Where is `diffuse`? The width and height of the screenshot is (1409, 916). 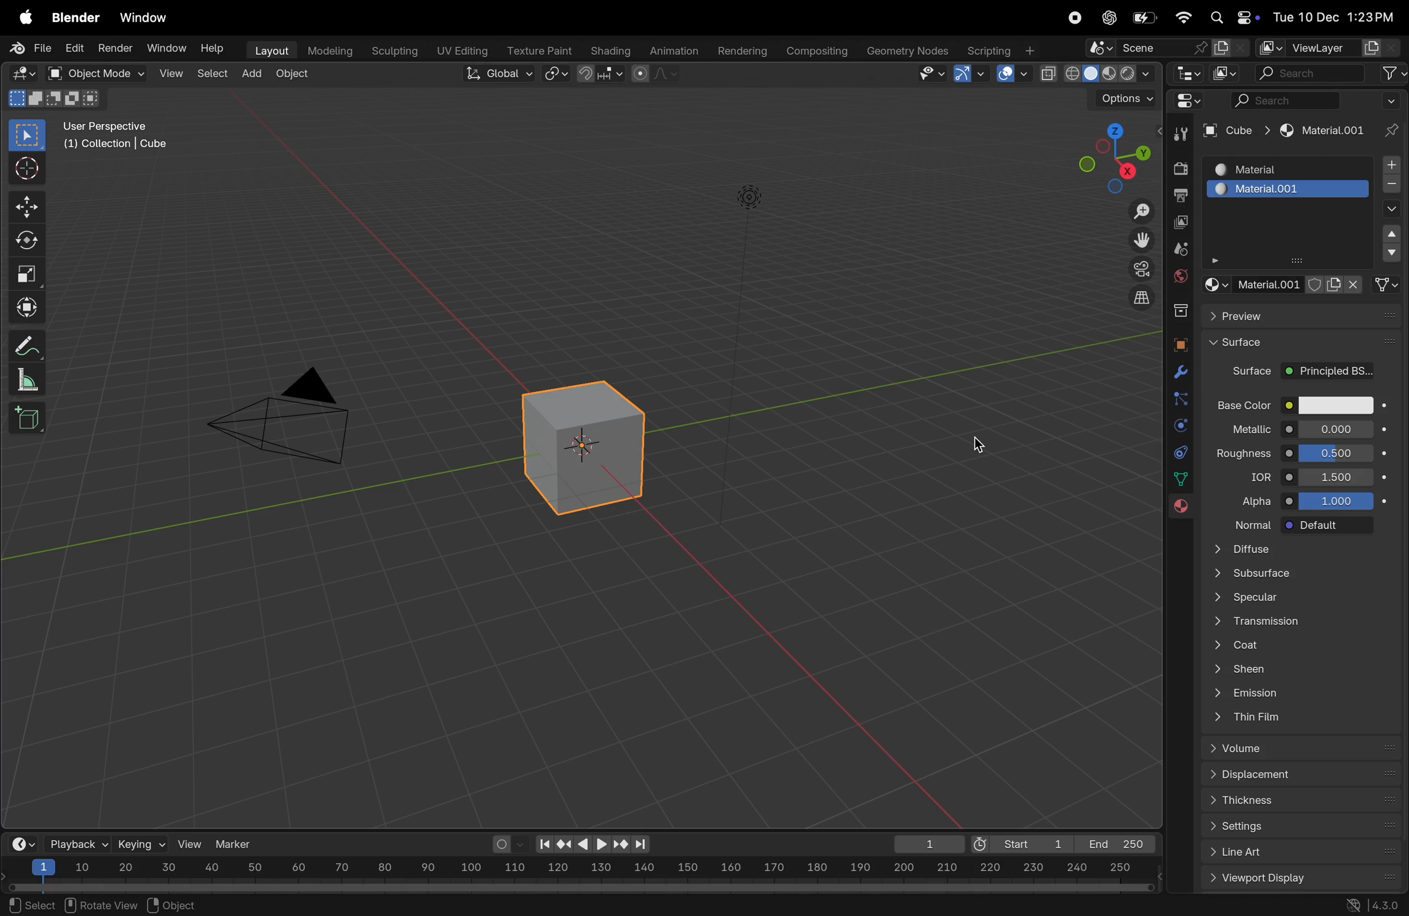 diffuse is located at coordinates (1304, 550).